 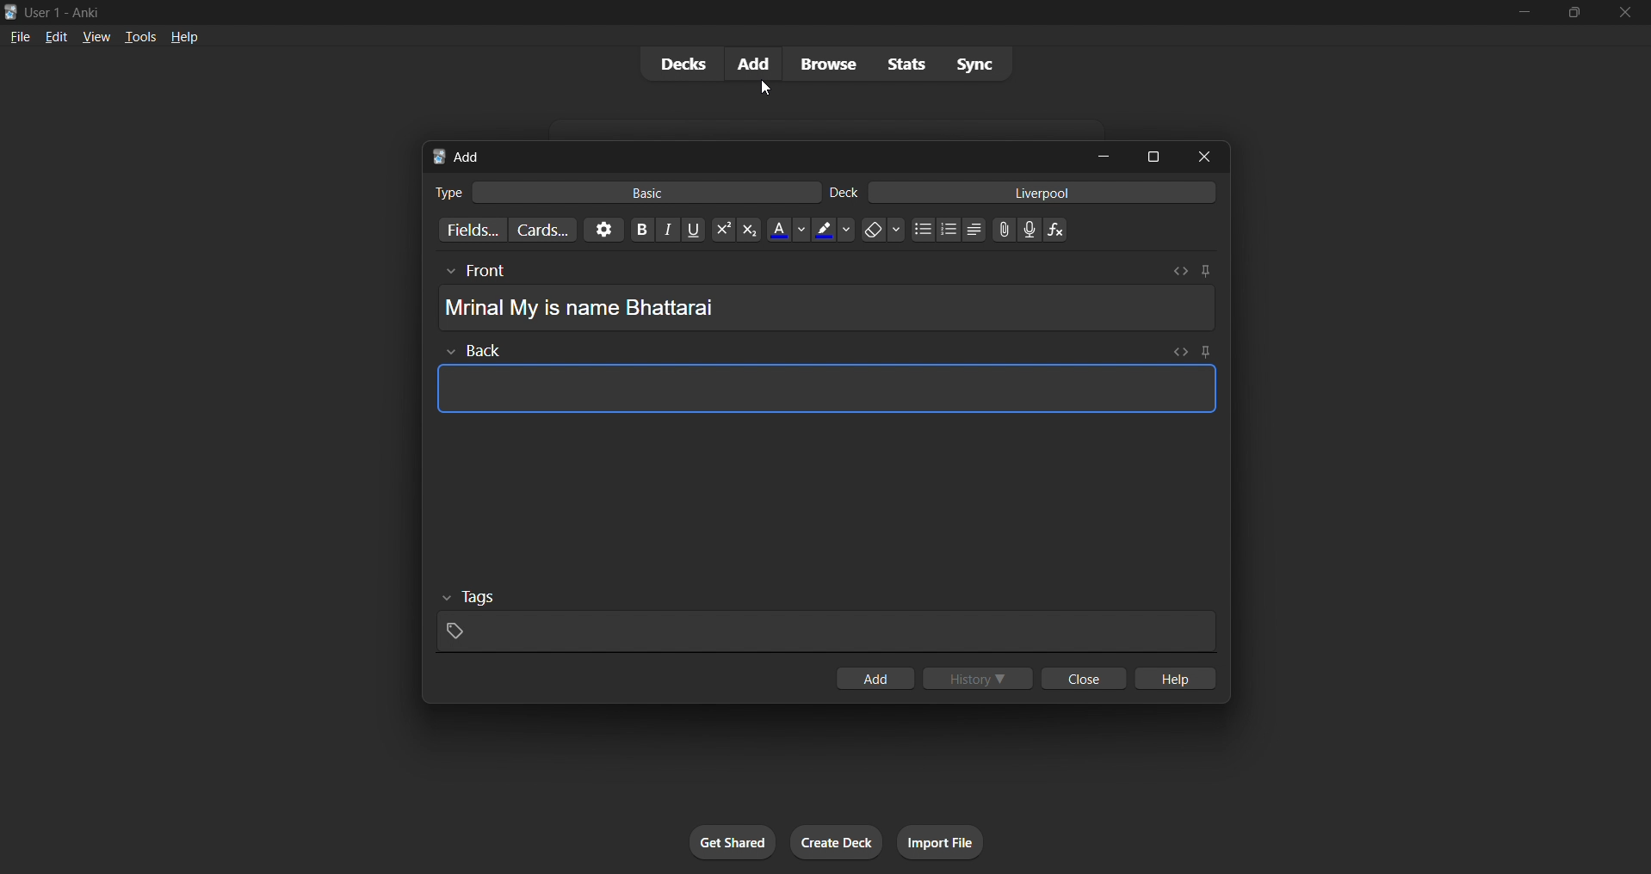 I want to click on tags input field, so click(x=829, y=620).